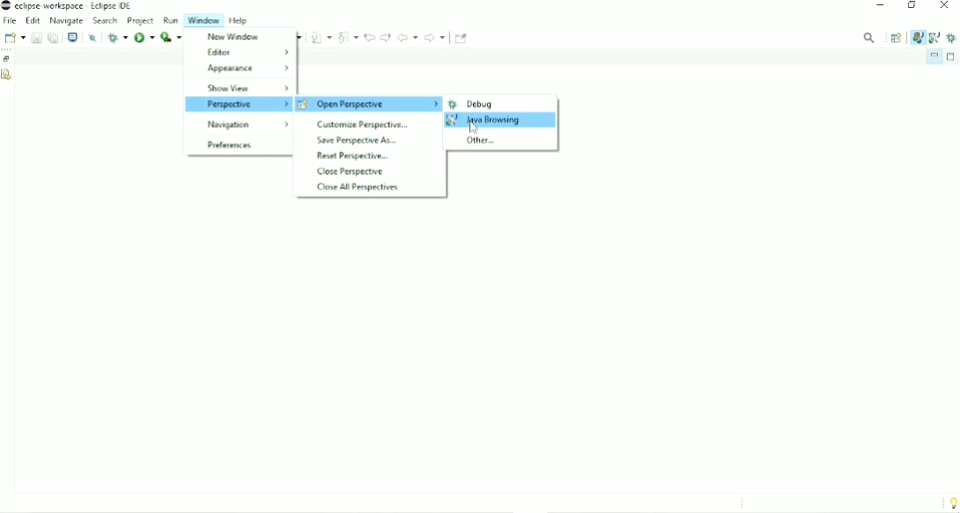 Image resolution: width=960 pixels, height=513 pixels. What do you see at coordinates (53, 37) in the screenshot?
I see `Save all` at bounding box center [53, 37].